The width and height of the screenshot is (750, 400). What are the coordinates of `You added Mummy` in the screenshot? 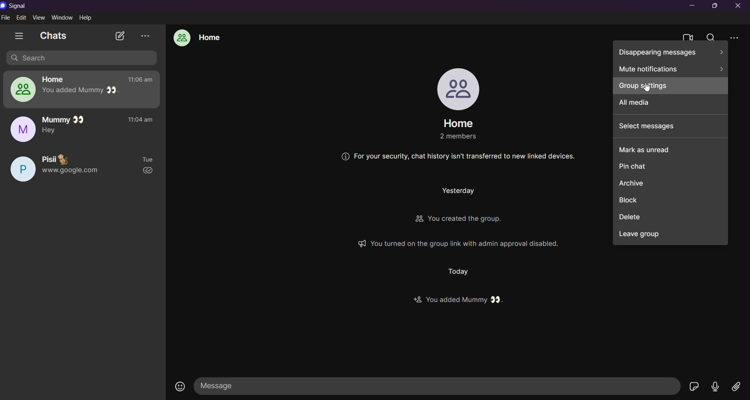 It's located at (462, 299).